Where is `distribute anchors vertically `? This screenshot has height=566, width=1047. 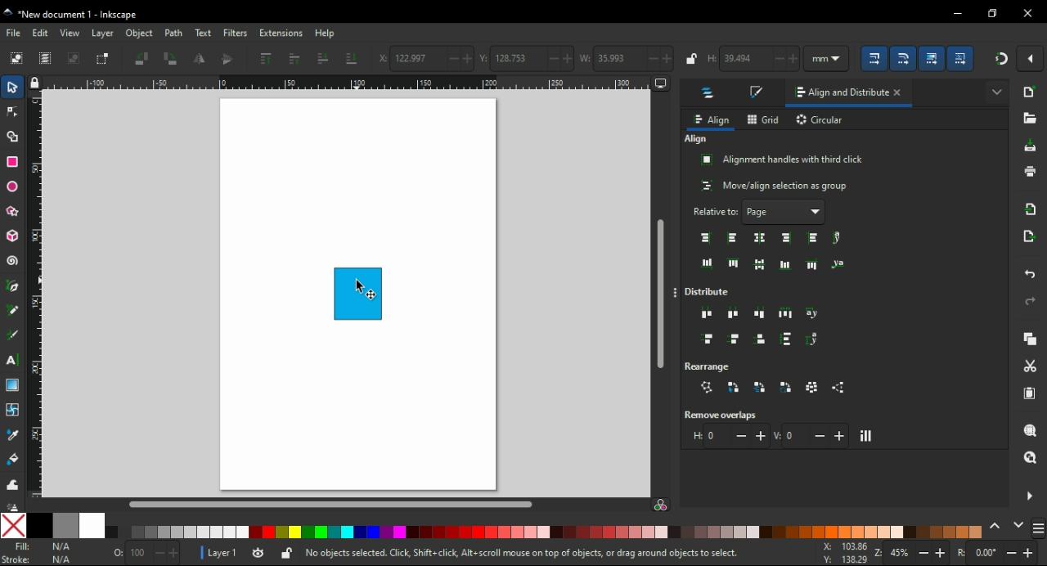
distribute anchors vertically  is located at coordinates (817, 339).